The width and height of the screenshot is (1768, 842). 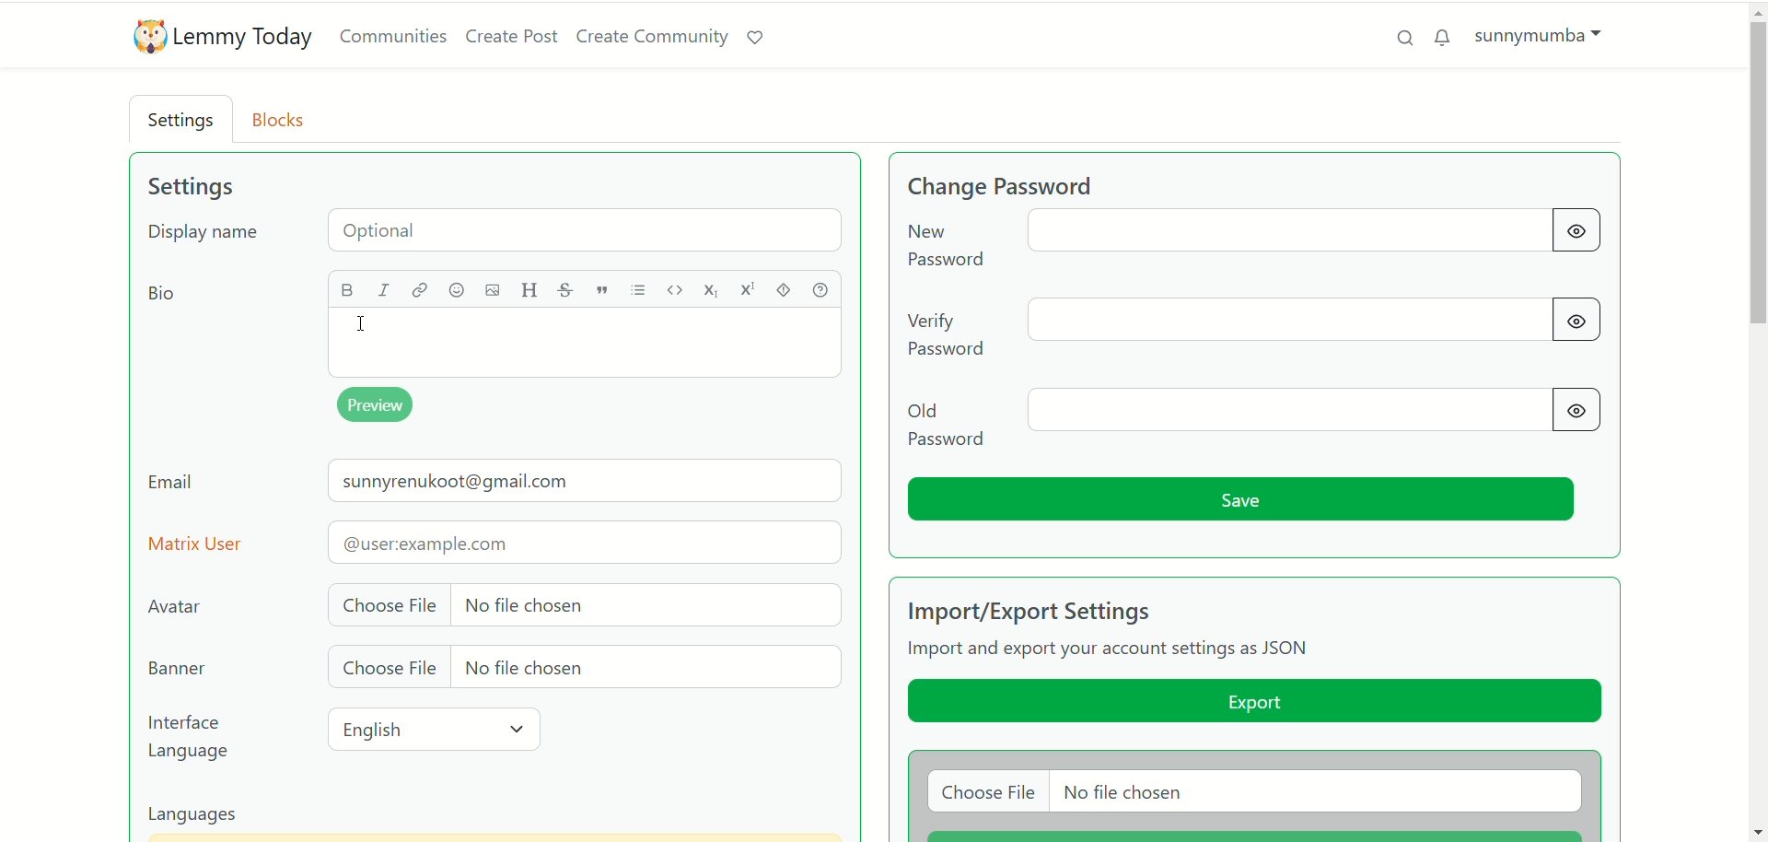 What do you see at coordinates (1034, 184) in the screenshot?
I see `change password` at bounding box center [1034, 184].